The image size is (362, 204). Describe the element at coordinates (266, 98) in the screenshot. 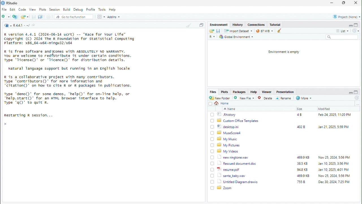

I see `Delete` at that location.